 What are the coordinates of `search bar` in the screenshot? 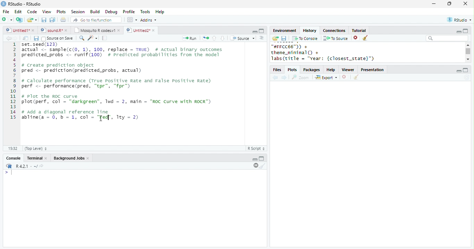 It's located at (447, 38).